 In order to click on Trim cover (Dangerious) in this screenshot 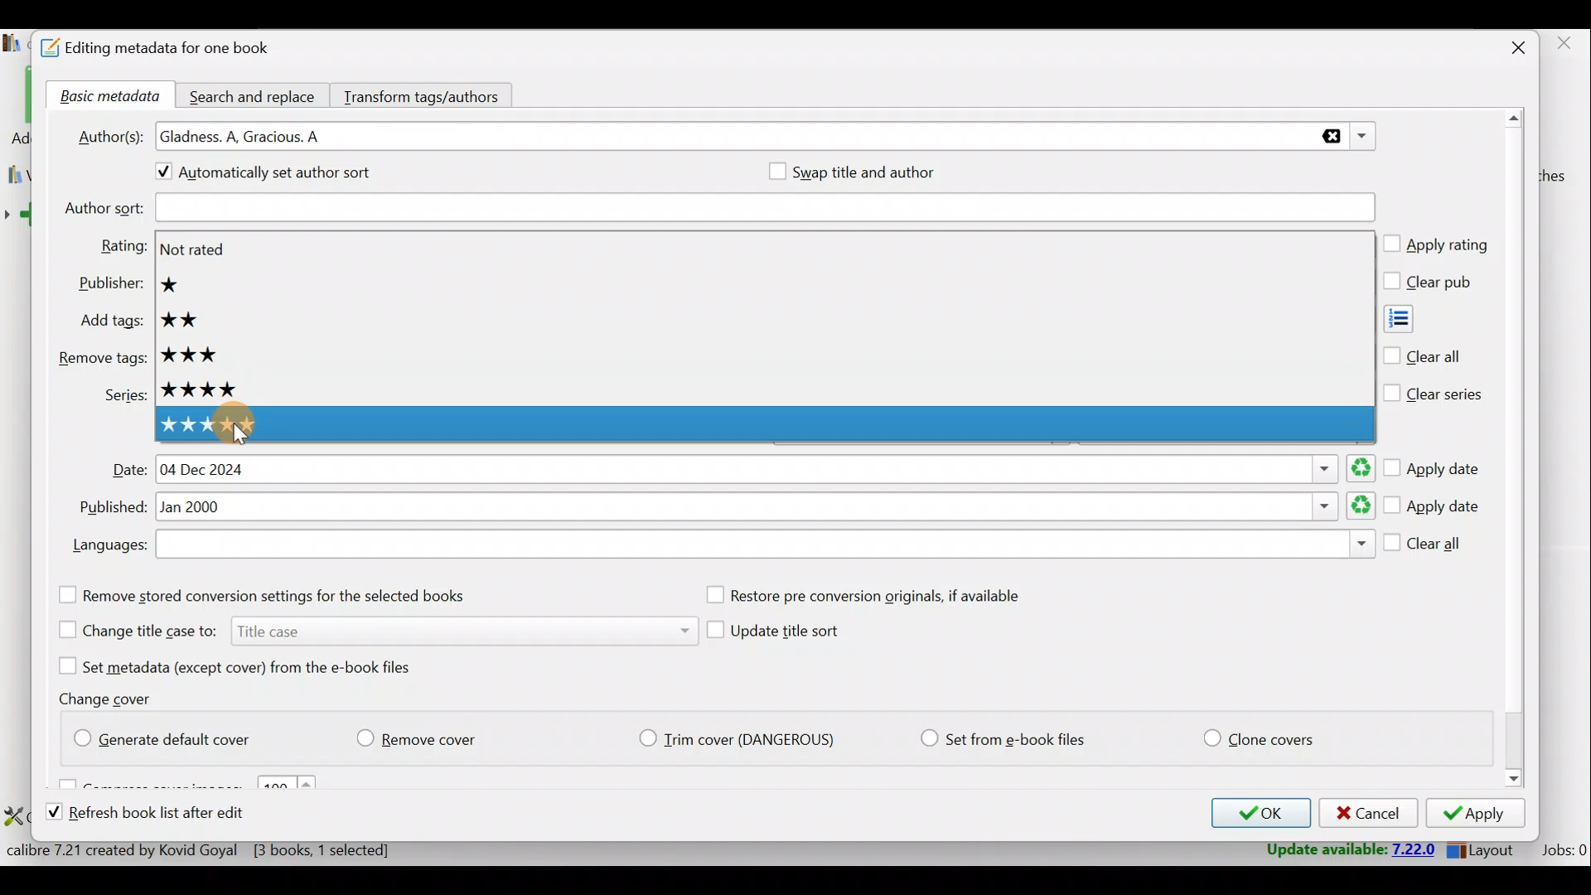, I will do `click(742, 741)`.